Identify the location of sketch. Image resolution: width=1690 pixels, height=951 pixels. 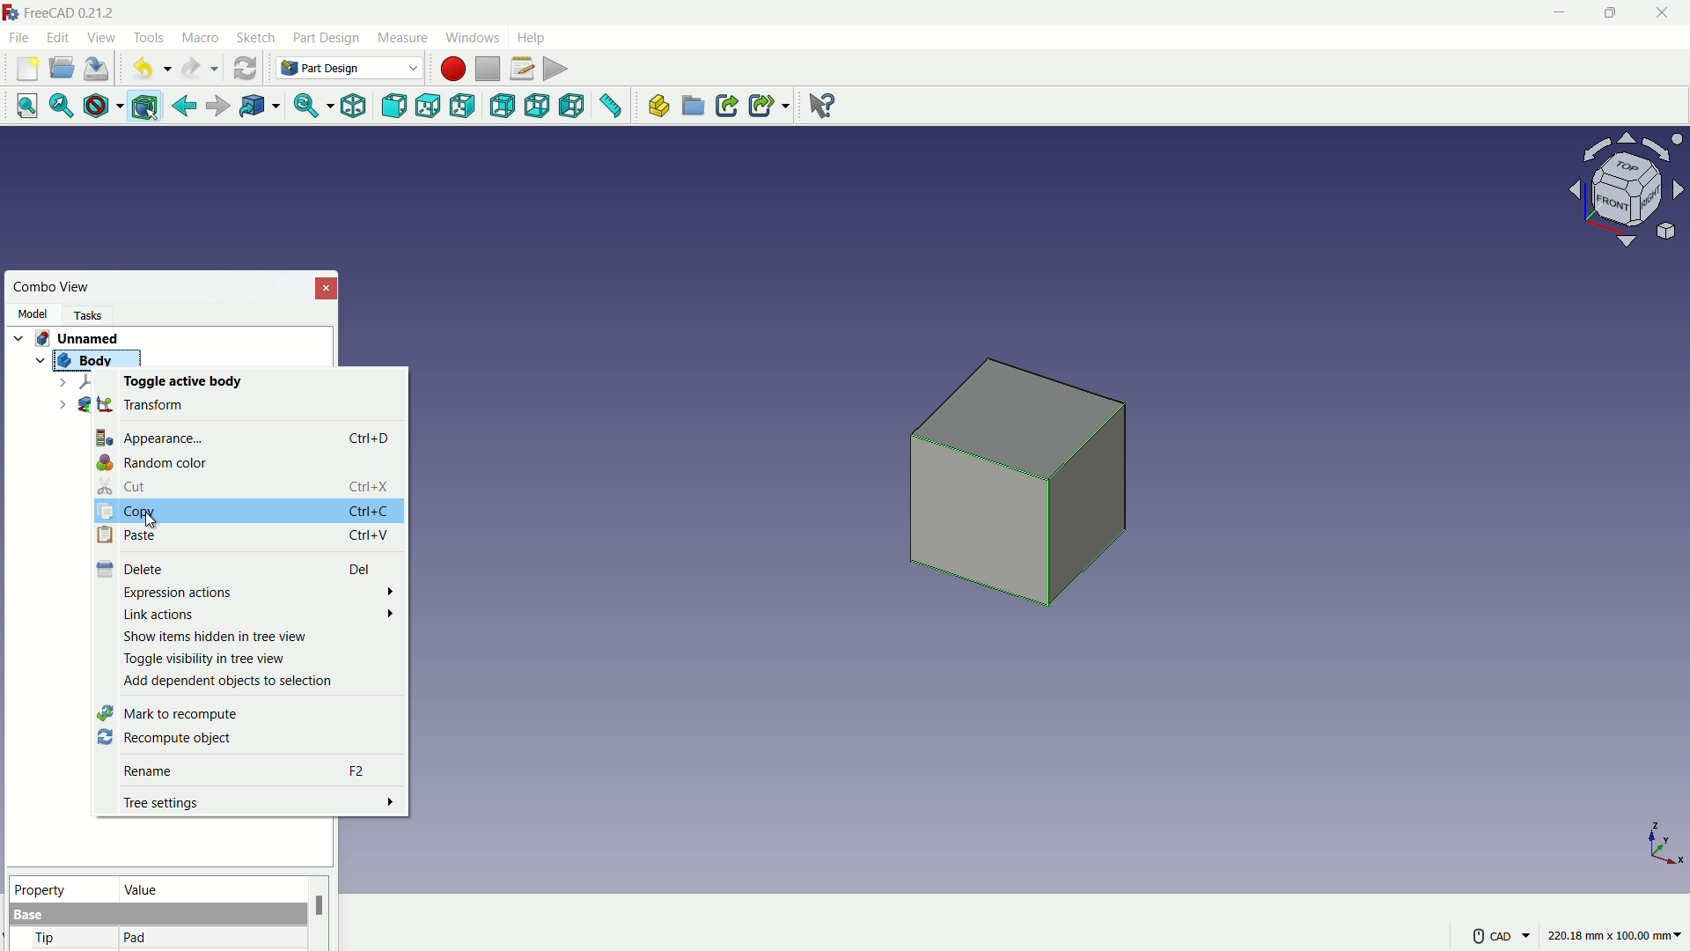
(256, 39).